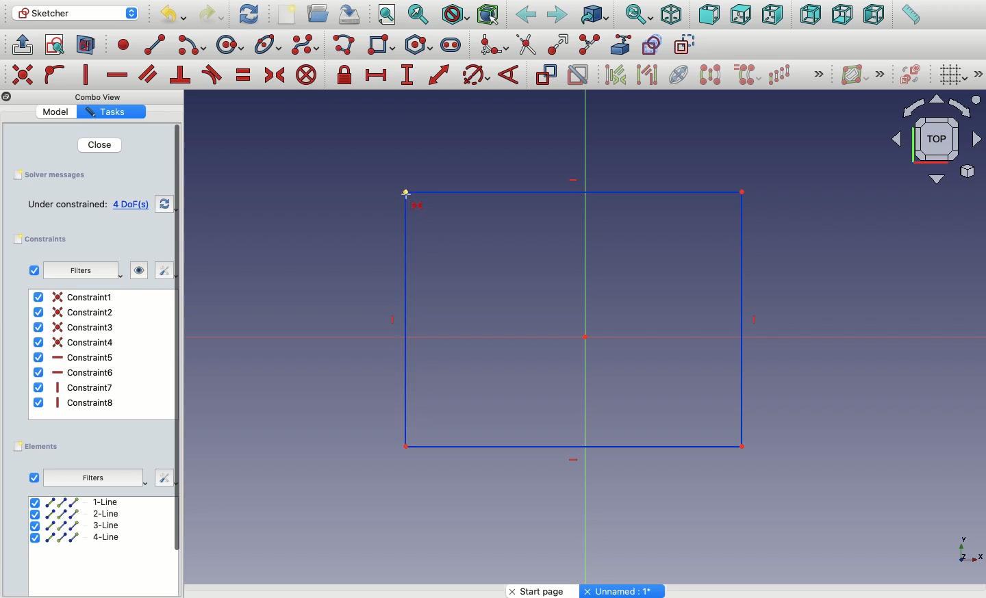 The width and height of the screenshot is (986, 598). I want to click on Cursor, so click(409, 201).